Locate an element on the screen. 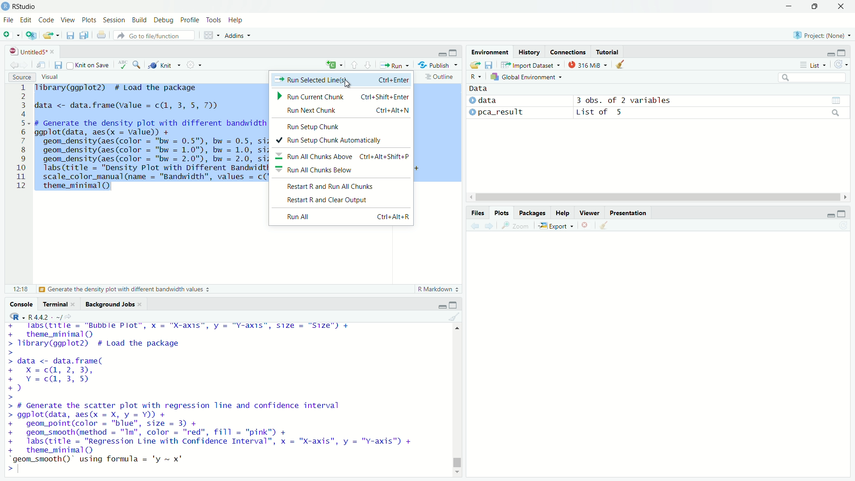 This screenshot has width=855, height=481. minimize is located at coordinates (441, 306).